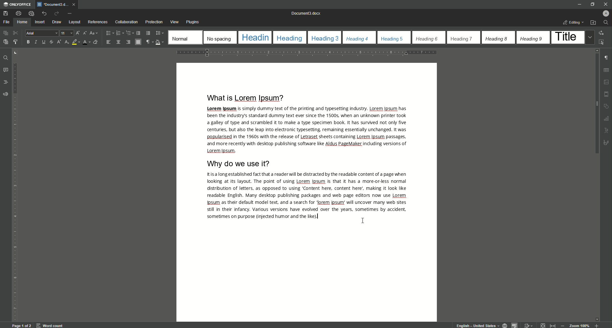 The width and height of the screenshot is (612, 328). Describe the element at coordinates (515, 325) in the screenshot. I see `spelling check` at that location.